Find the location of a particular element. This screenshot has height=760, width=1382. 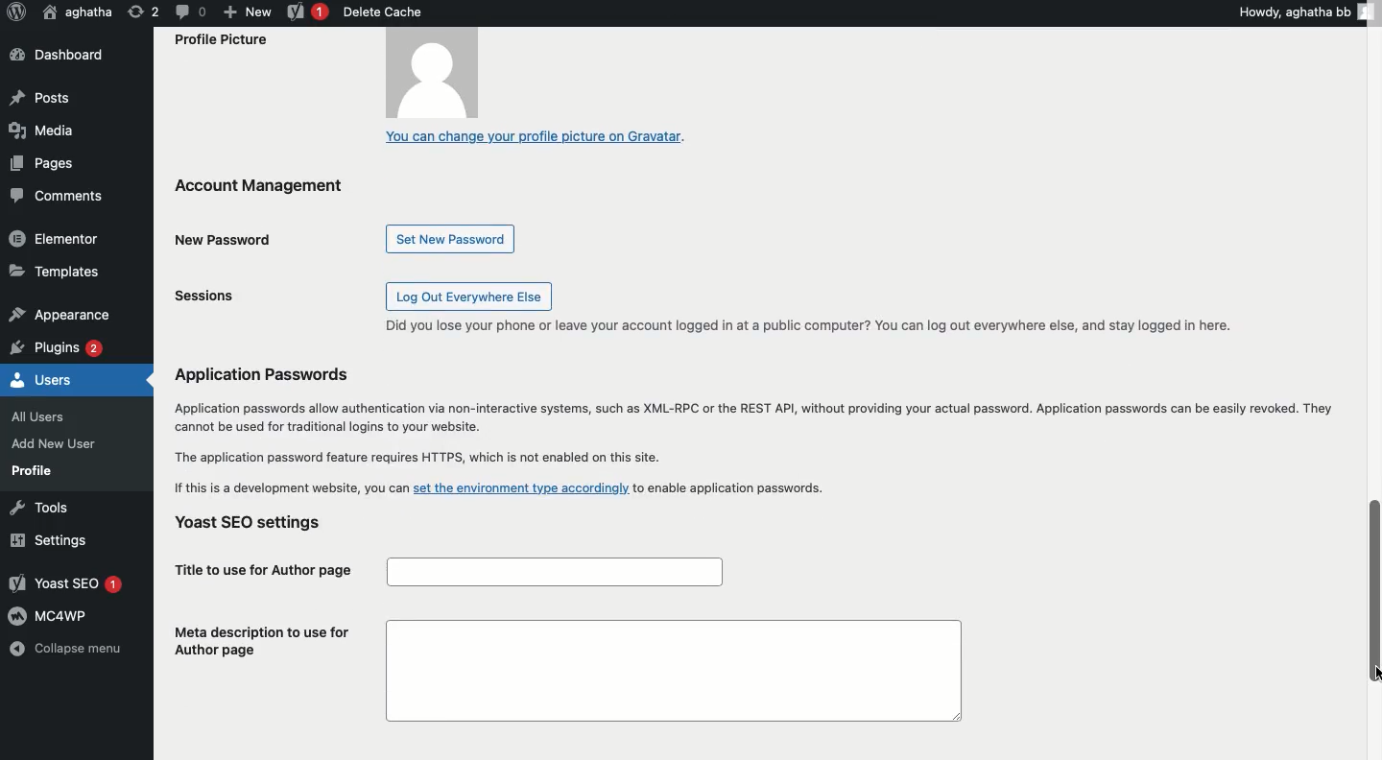

Add New User is located at coordinates (52, 443).